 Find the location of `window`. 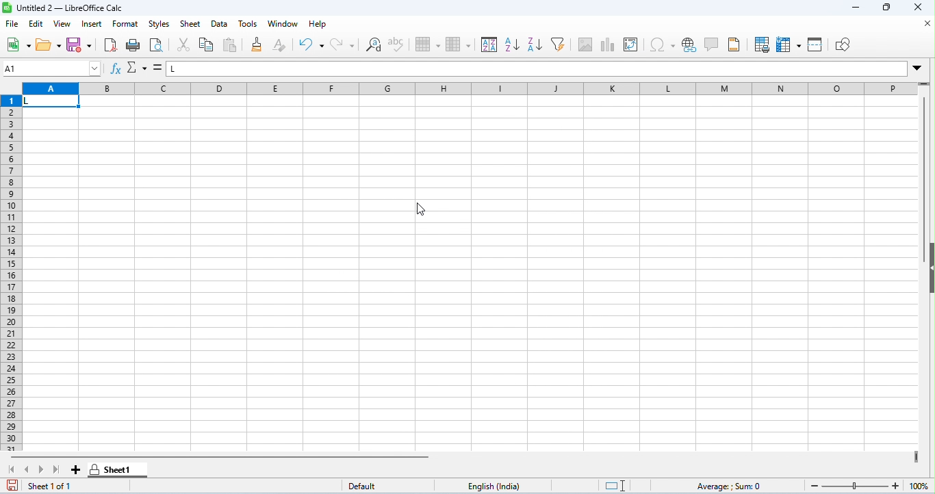

window is located at coordinates (282, 24).